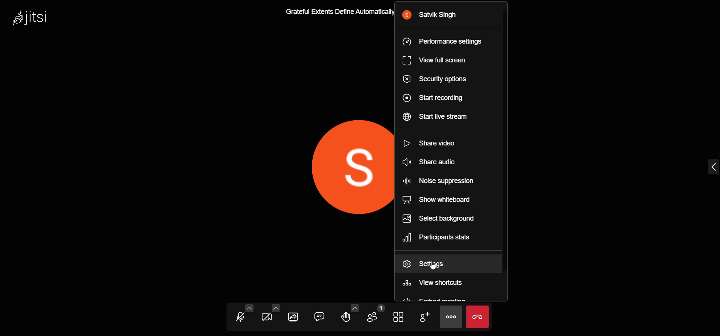 The width and height of the screenshot is (720, 336). Describe the element at coordinates (294, 316) in the screenshot. I see `screen share` at that location.